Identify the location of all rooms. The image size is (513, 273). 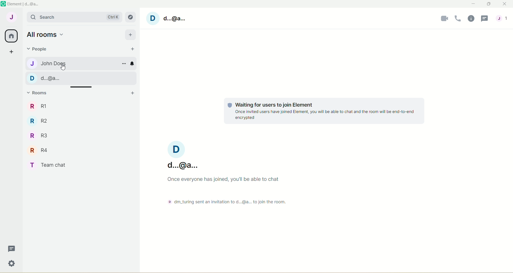
(12, 36).